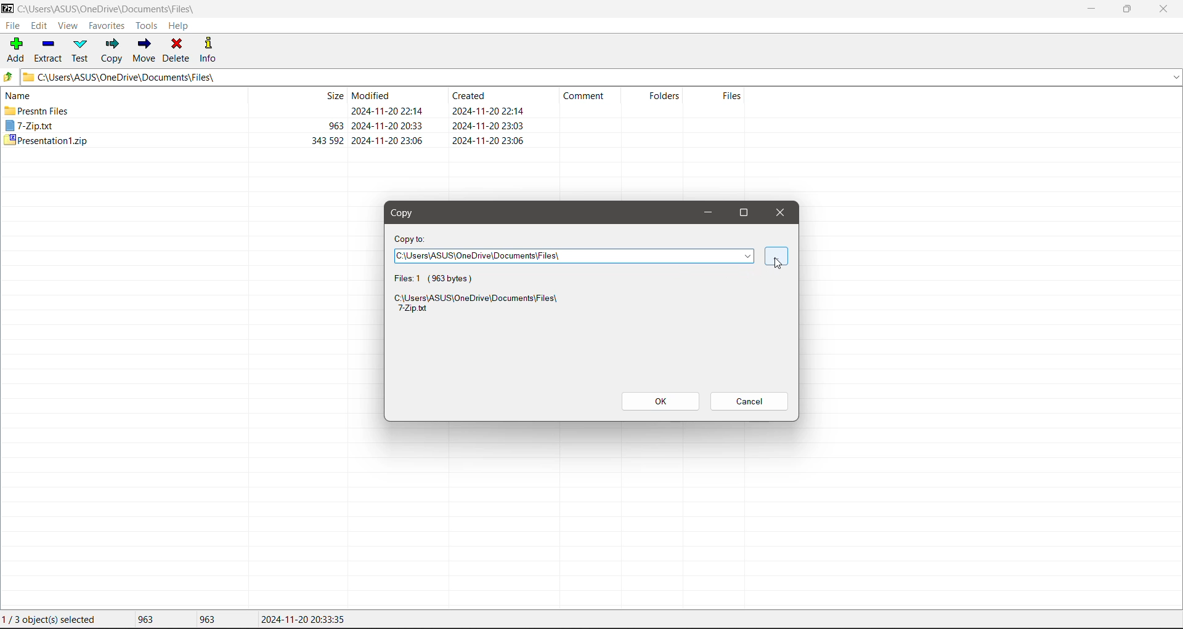 The width and height of the screenshot is (1183, 629). I want to click on File, so click(12, 25).